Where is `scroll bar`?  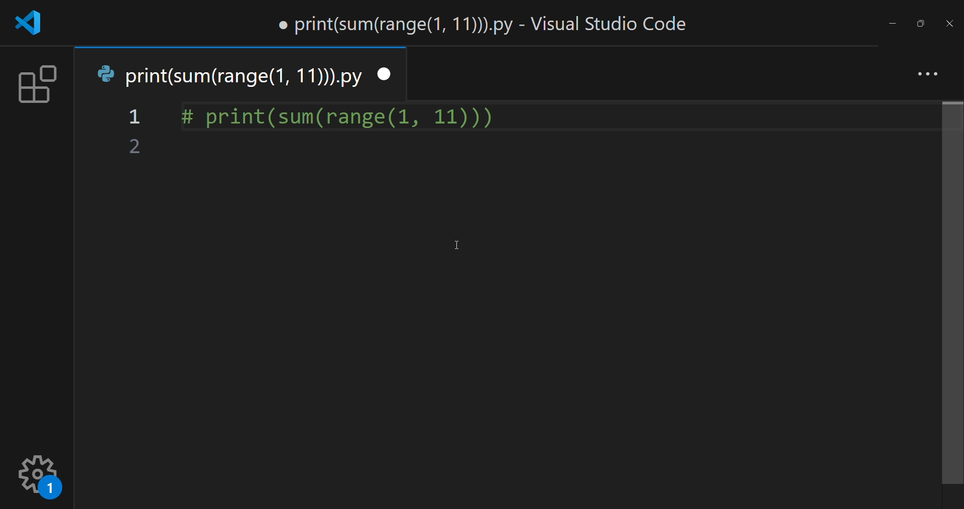
scroll bar is located at coordinates (950, 294).